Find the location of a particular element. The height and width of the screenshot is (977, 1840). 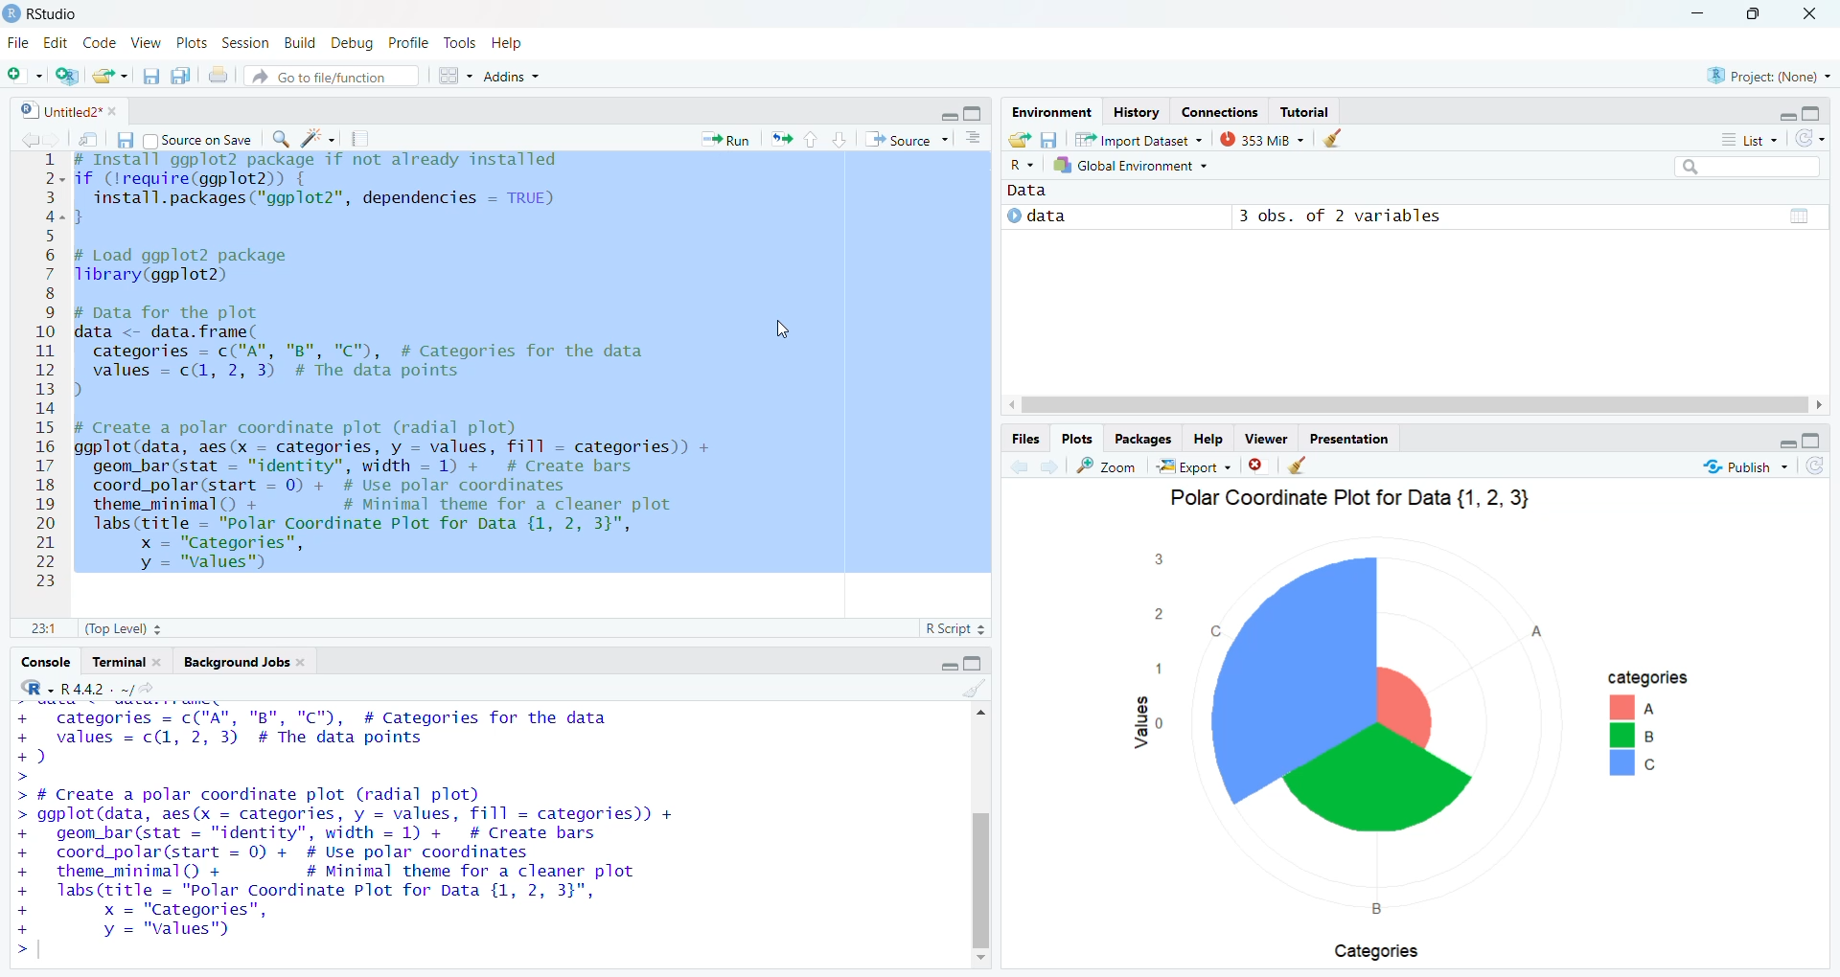

minimize is located at coordinates (1695, 11).